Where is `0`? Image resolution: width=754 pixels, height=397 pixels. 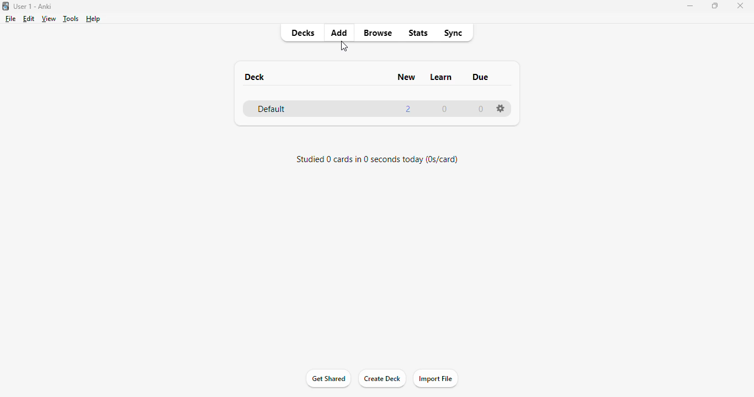 0 is located at coordinates (445, 109).